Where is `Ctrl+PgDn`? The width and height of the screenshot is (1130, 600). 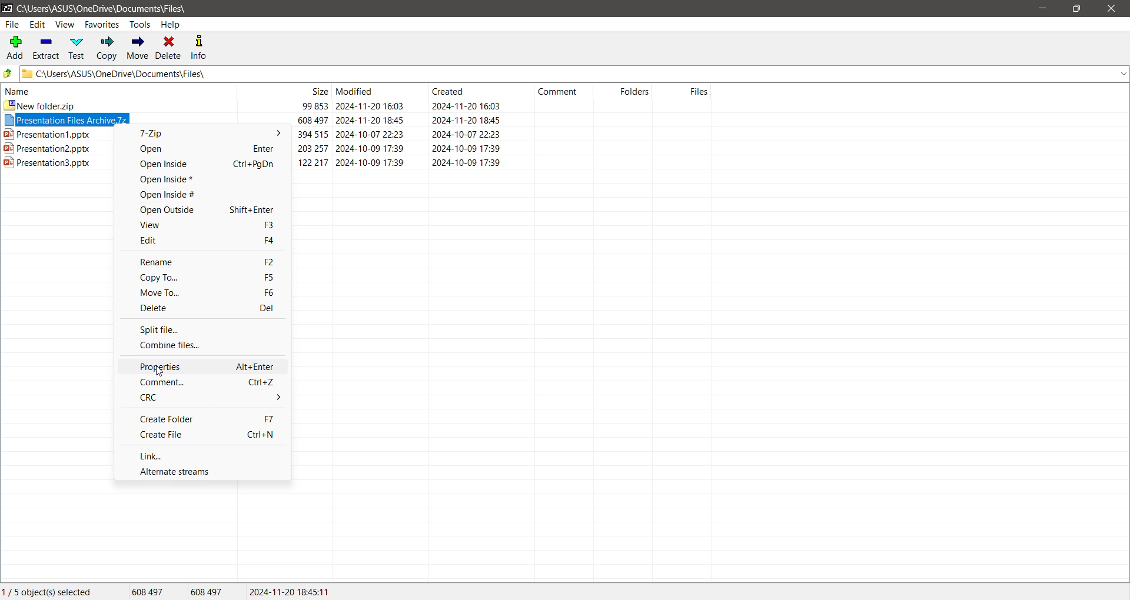
Ctrl+PgDn is located at coordinates (249, 164).